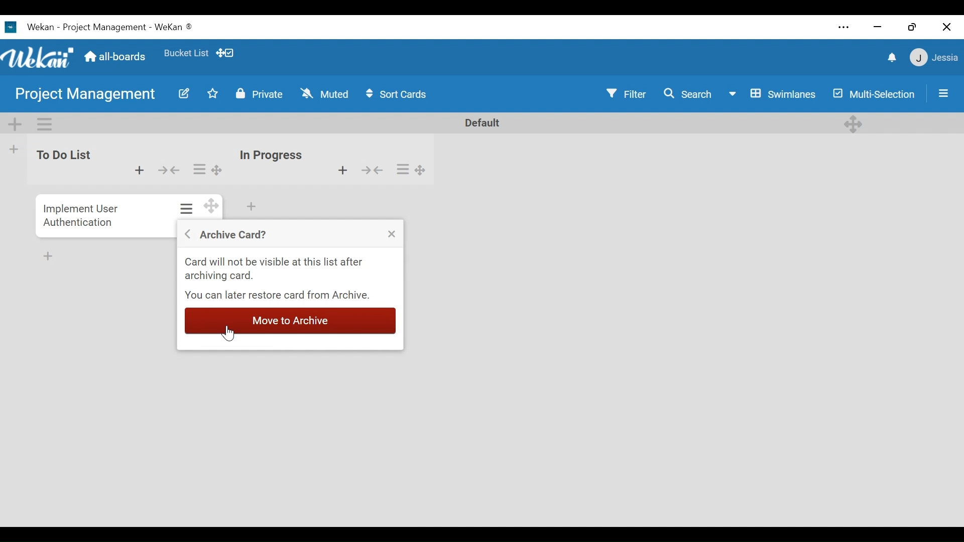 Image resolution: width=964 pixels, height=542 pixels. I want to click on Edit, so click(183, 94).